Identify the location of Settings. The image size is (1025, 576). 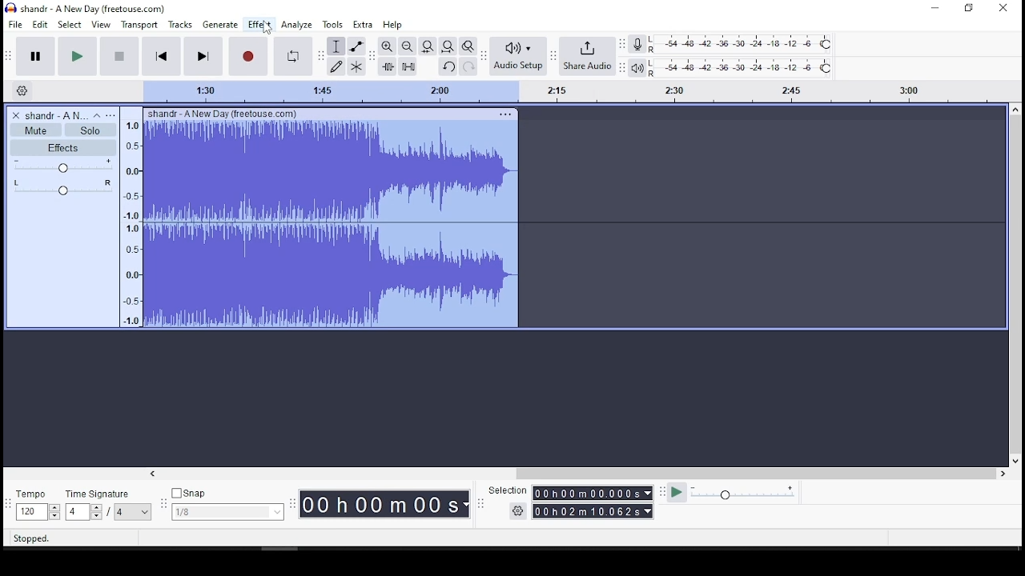
(23, 91).